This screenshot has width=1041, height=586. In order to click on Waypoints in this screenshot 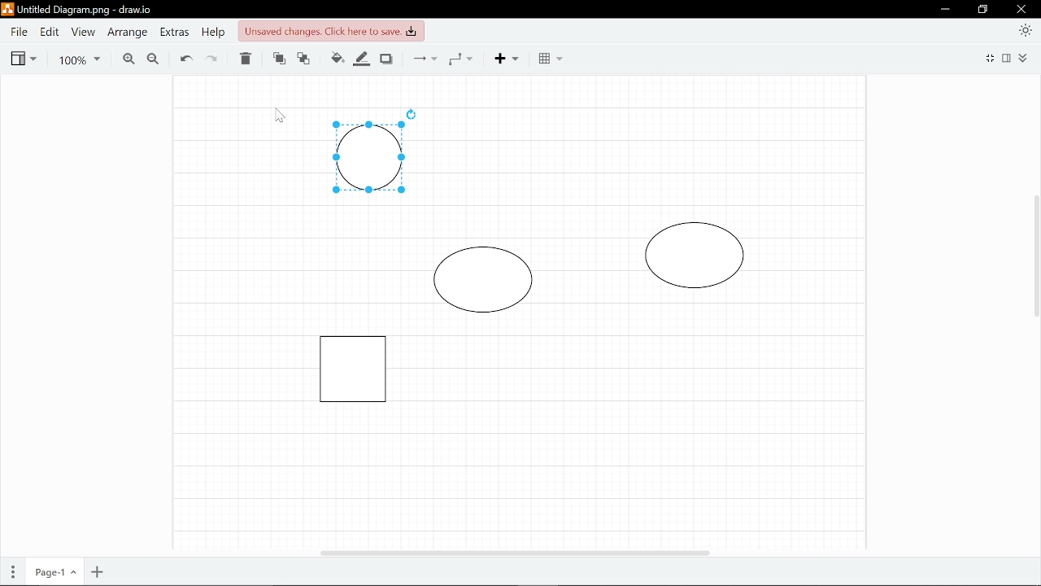, I will do `click(465, 58)`.